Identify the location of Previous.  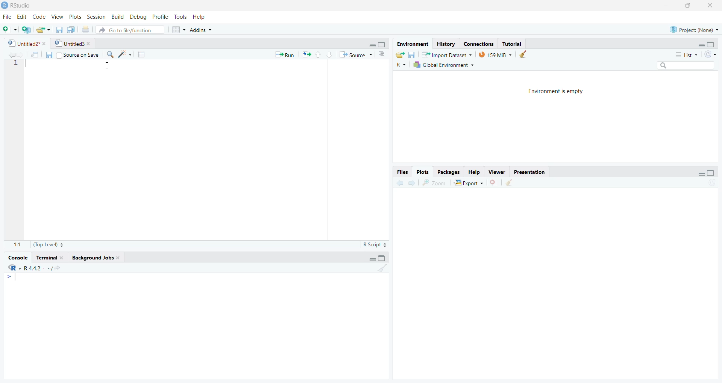
(10, 55).